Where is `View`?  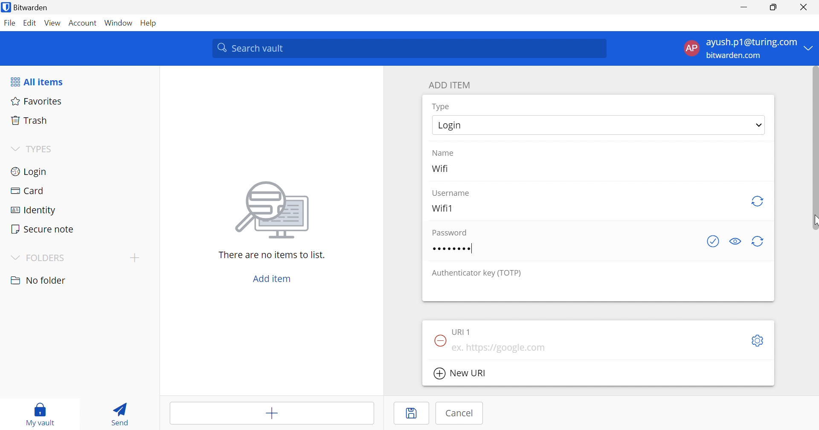
View is located at coordinates (52, 23).